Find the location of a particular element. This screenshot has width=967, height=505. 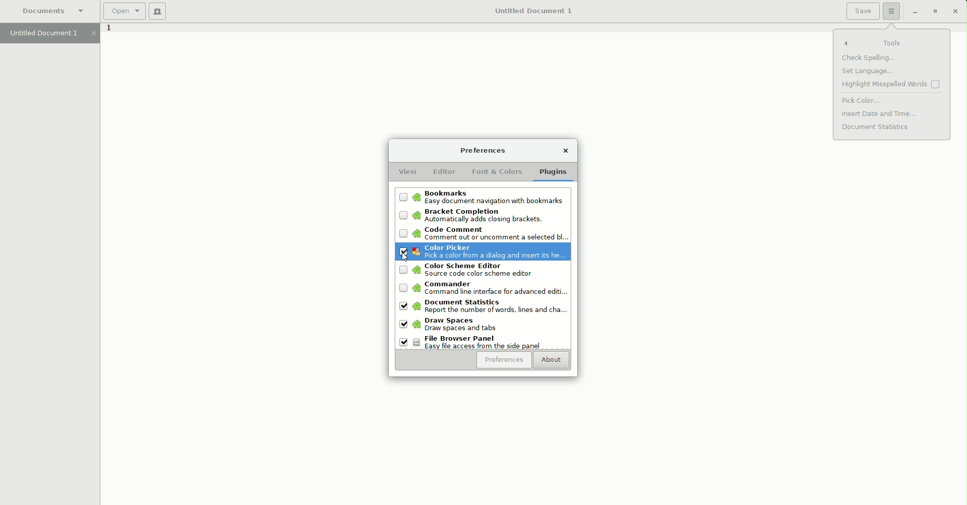

Bookmarks: Easy document navigation with bookmarks is located at coordinates (482, 197).